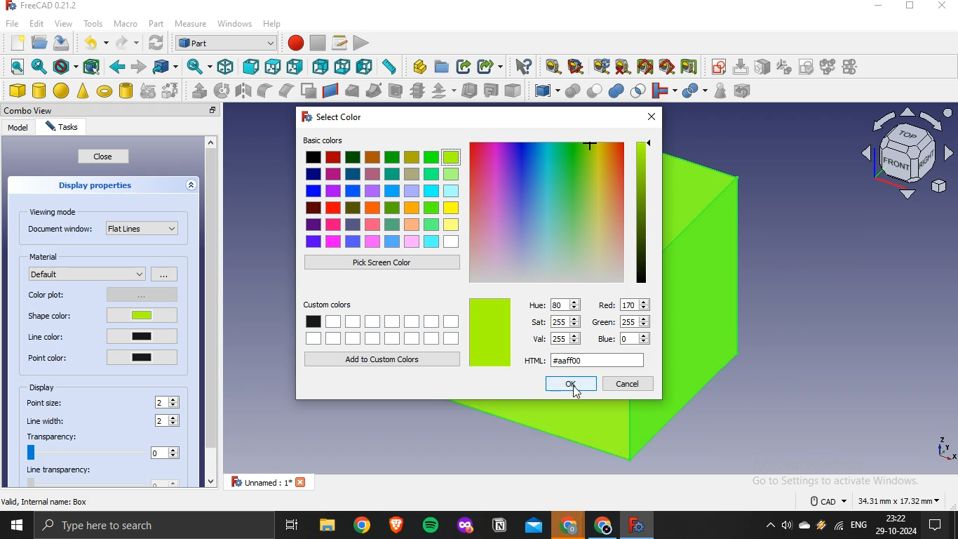  What do you see at coordinates (383, 193) in the screenshot?
I see `basic colors` at bounding box center [383, 193].